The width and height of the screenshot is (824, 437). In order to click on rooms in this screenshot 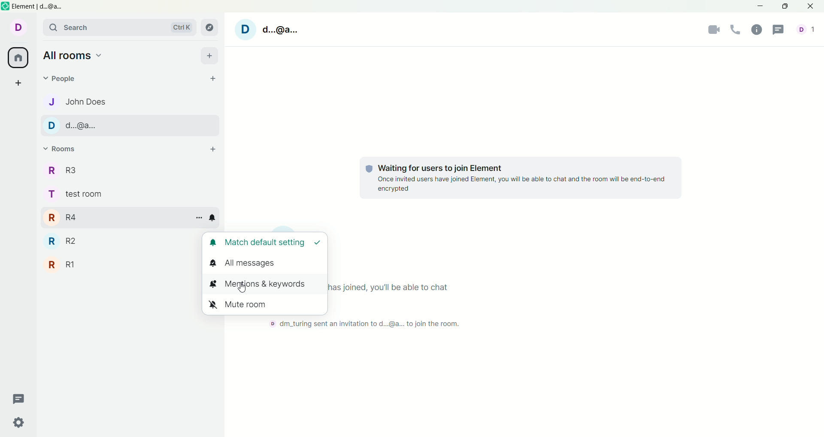, I will do `click(60, 149)`.